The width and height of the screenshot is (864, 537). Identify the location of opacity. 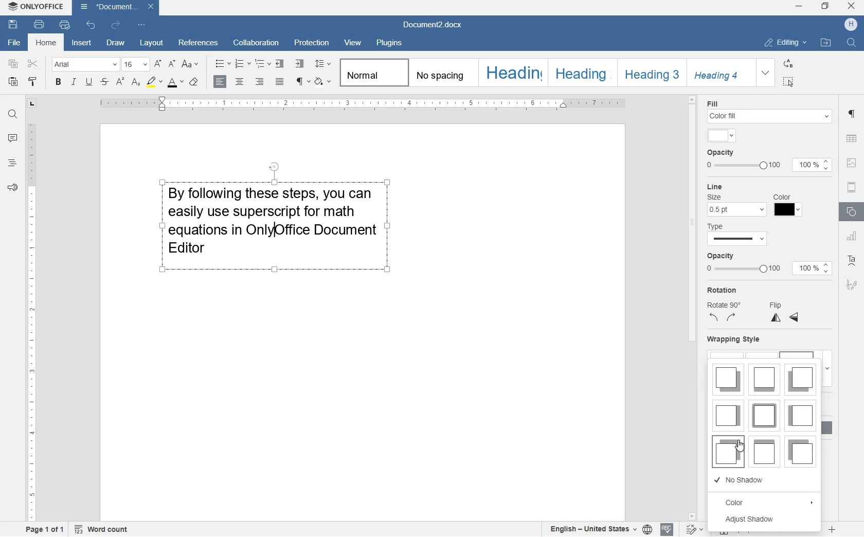
(742, 263).